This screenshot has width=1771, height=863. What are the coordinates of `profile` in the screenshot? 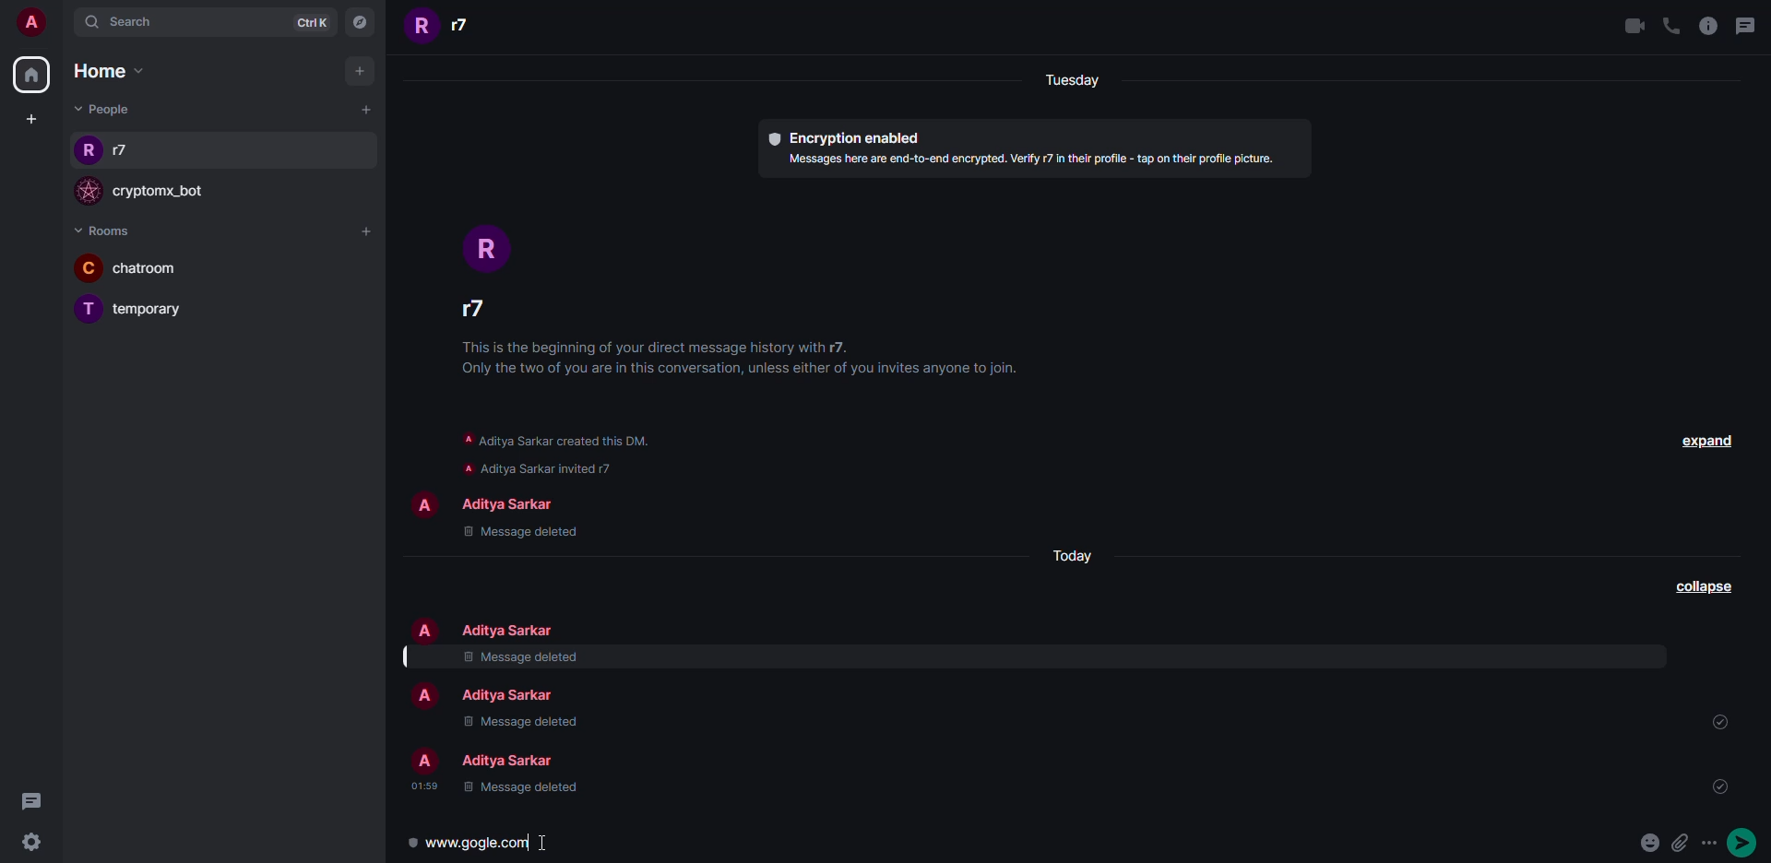 It's located at (425, 630).